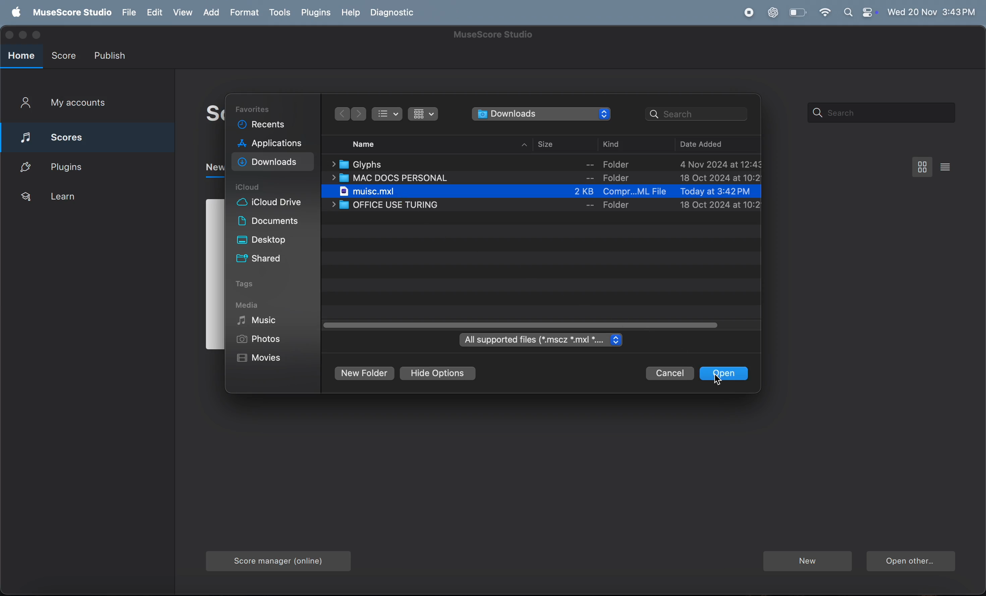 This screenshot has height=596, width=986. Describe the element at coordinates (706, 144) in the screenshot. I see `date added` at that location.